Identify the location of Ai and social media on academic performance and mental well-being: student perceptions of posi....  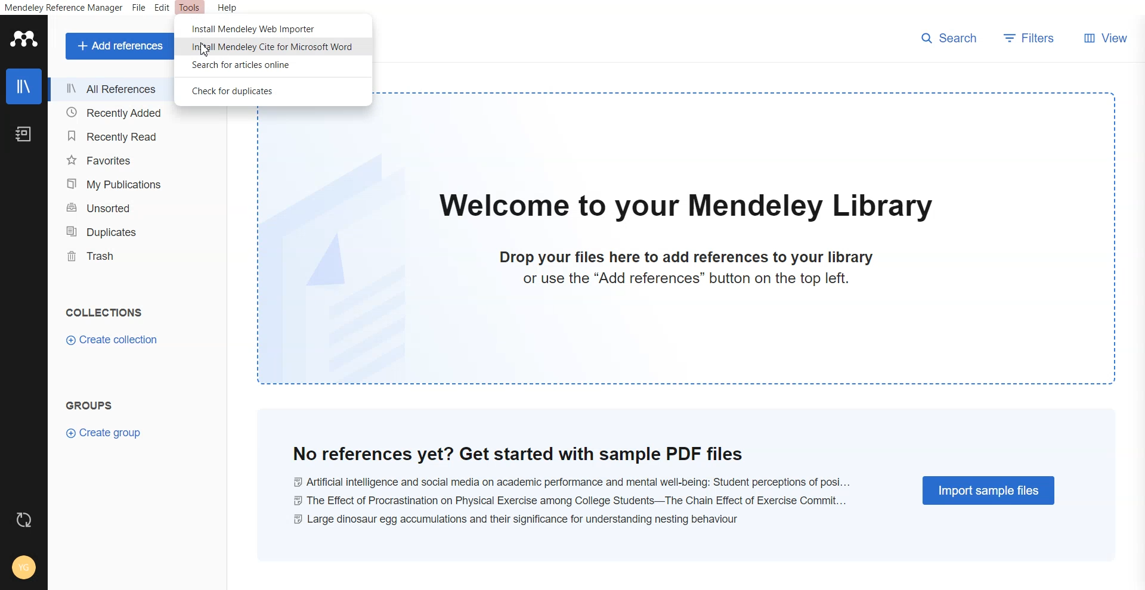
(570, 482).